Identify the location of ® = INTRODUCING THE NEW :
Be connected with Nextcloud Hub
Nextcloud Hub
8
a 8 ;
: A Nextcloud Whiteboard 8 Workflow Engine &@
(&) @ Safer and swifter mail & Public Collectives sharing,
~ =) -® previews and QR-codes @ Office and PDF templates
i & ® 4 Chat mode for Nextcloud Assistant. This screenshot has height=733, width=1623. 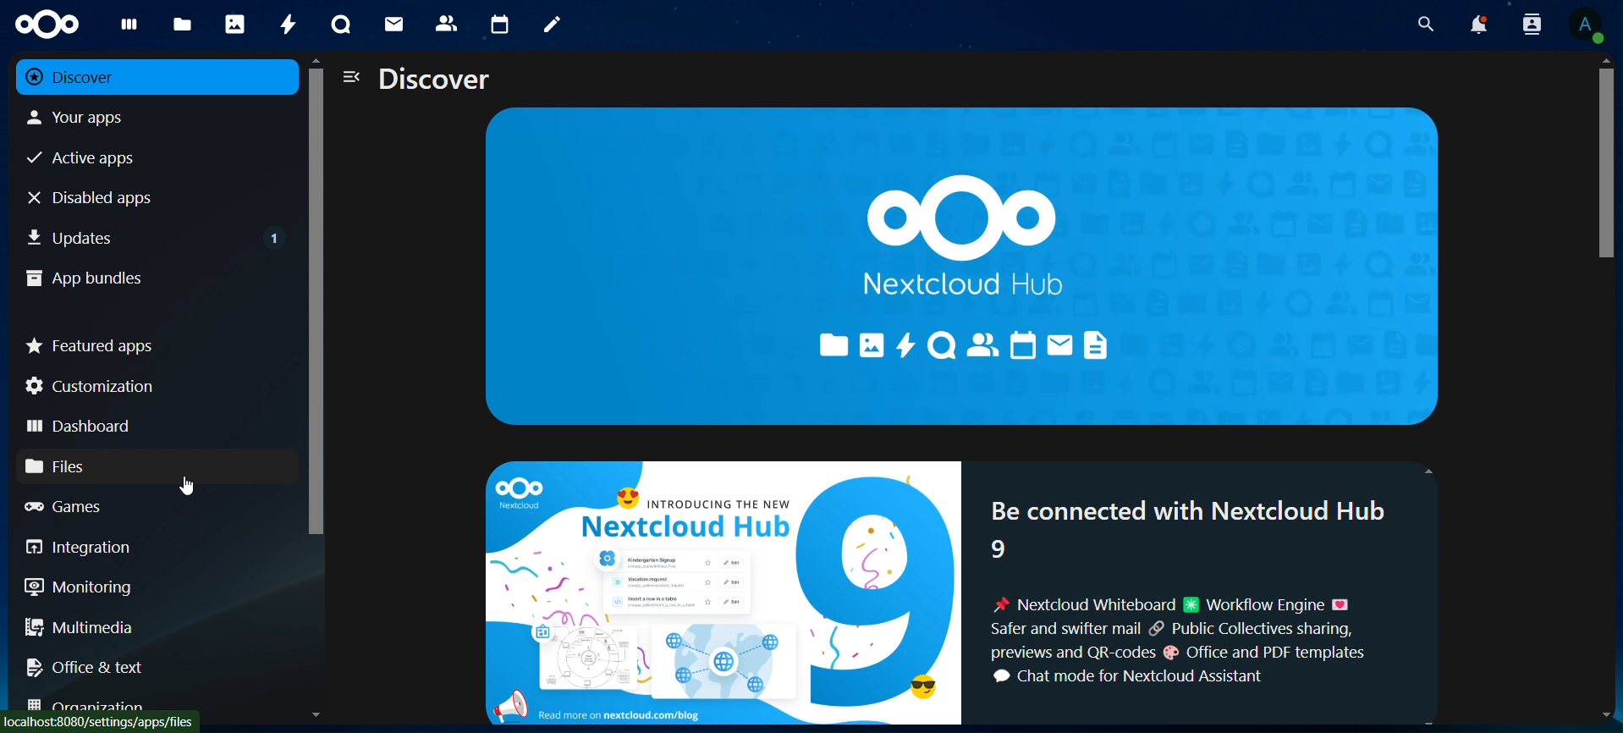
(958, 592).